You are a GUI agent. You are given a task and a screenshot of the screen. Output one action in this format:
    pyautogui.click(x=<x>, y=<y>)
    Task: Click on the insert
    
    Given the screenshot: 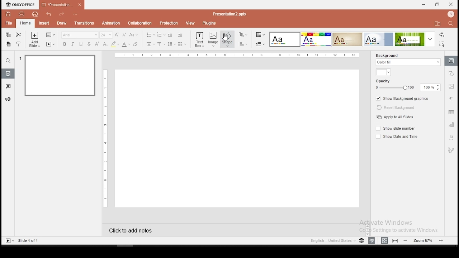 What is the action you would take?
    pyautogui.click(x=43, y=23)
    